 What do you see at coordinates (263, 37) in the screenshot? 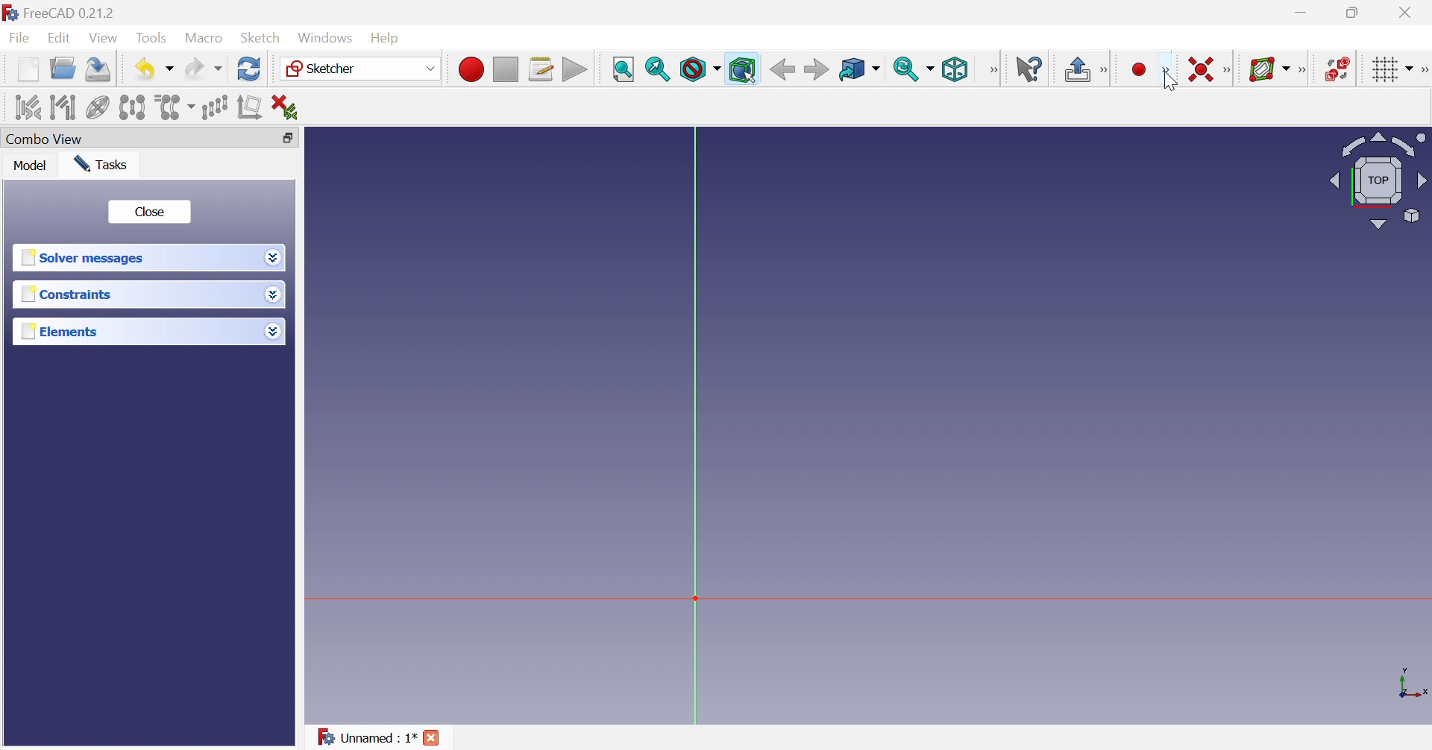
I see `Sketch` at bounding box center [263, 37].